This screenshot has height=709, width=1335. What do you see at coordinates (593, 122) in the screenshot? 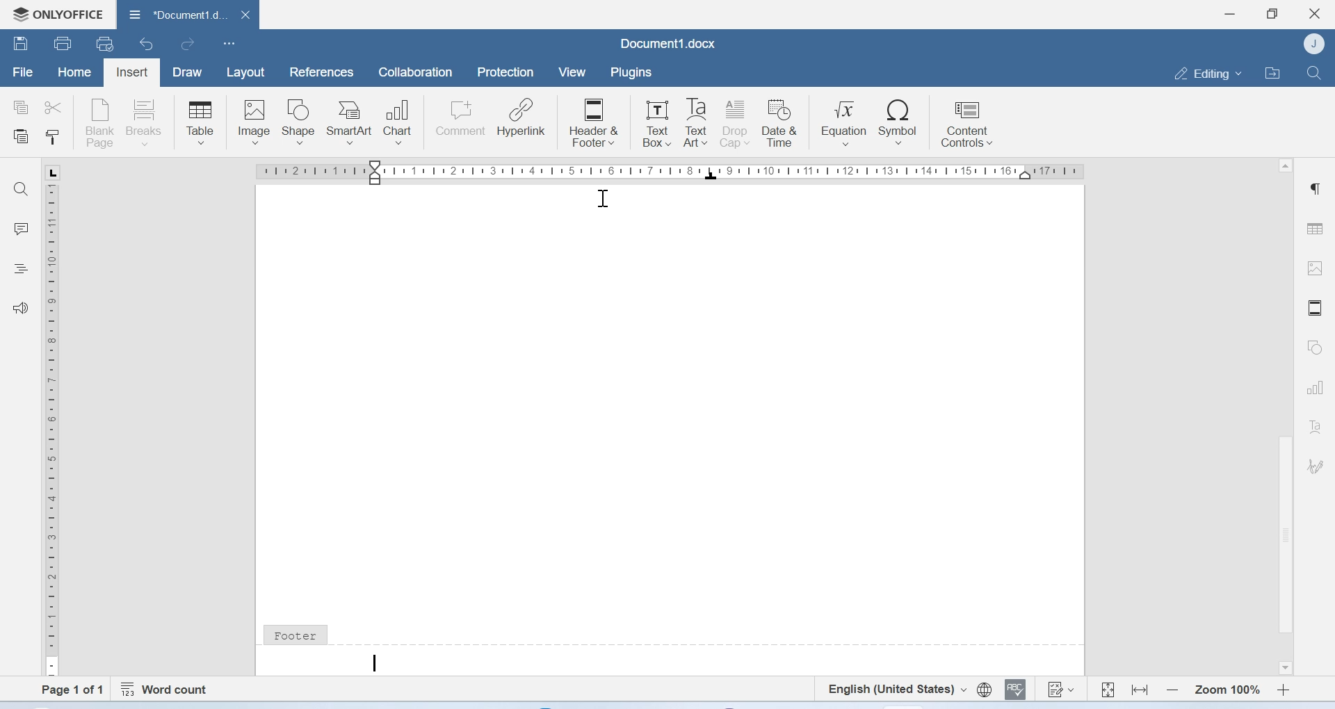
I see `Header & Footer` at bounding box center [593, 122].